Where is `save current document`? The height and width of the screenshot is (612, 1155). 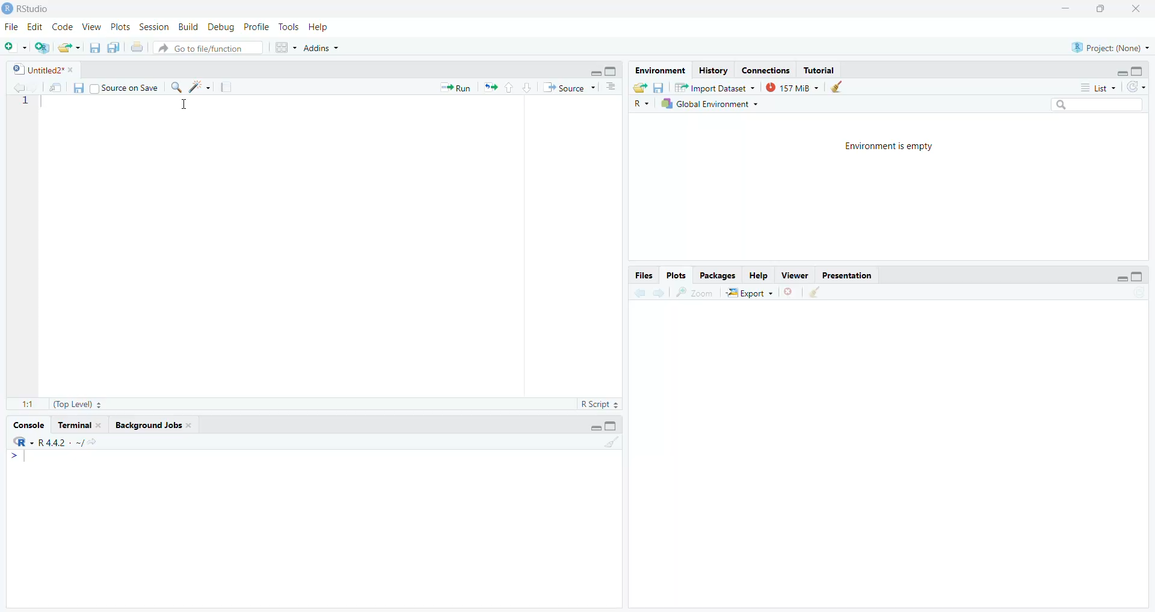
save current document is located at coordinates (78, 86).